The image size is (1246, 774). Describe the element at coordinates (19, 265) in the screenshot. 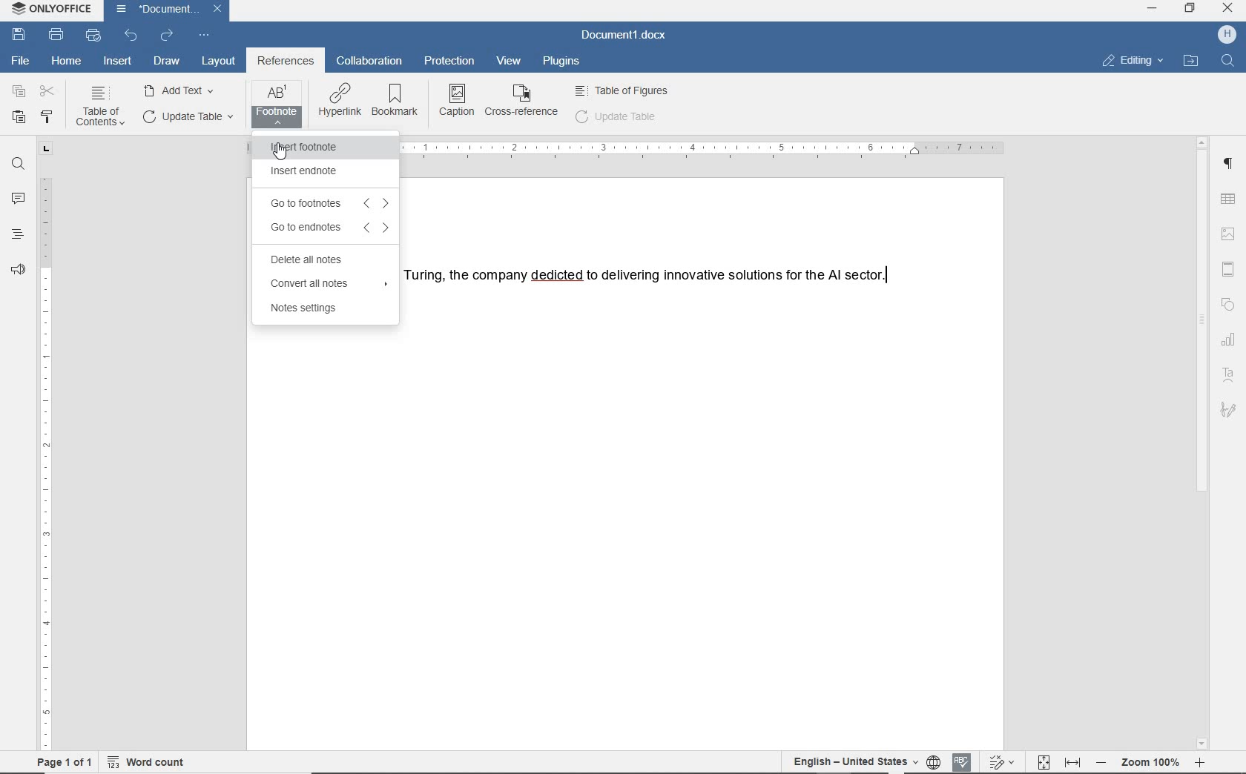

I see `feedback & support` at that location.